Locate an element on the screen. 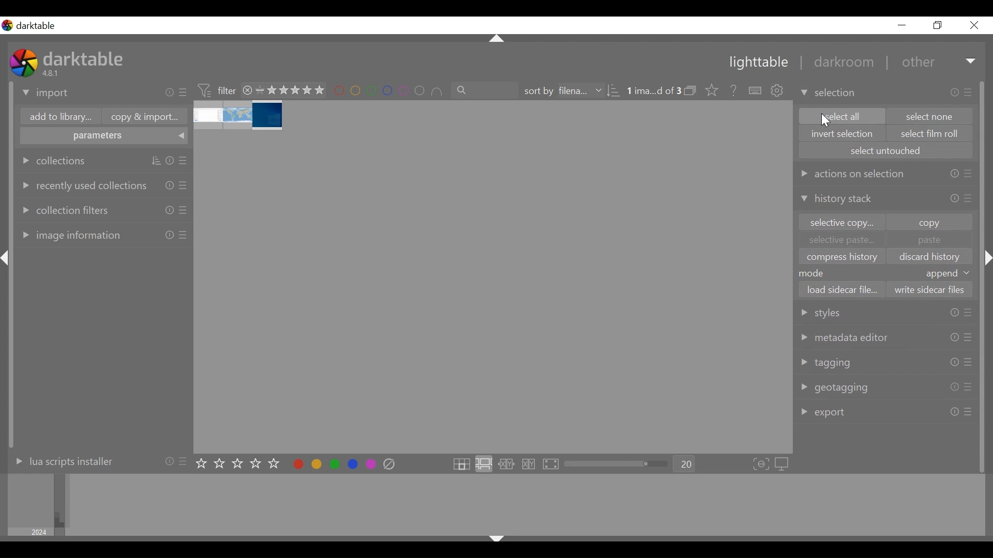 This screenshot has width=993, height=558. 20 is located at coordinates (685, 464).